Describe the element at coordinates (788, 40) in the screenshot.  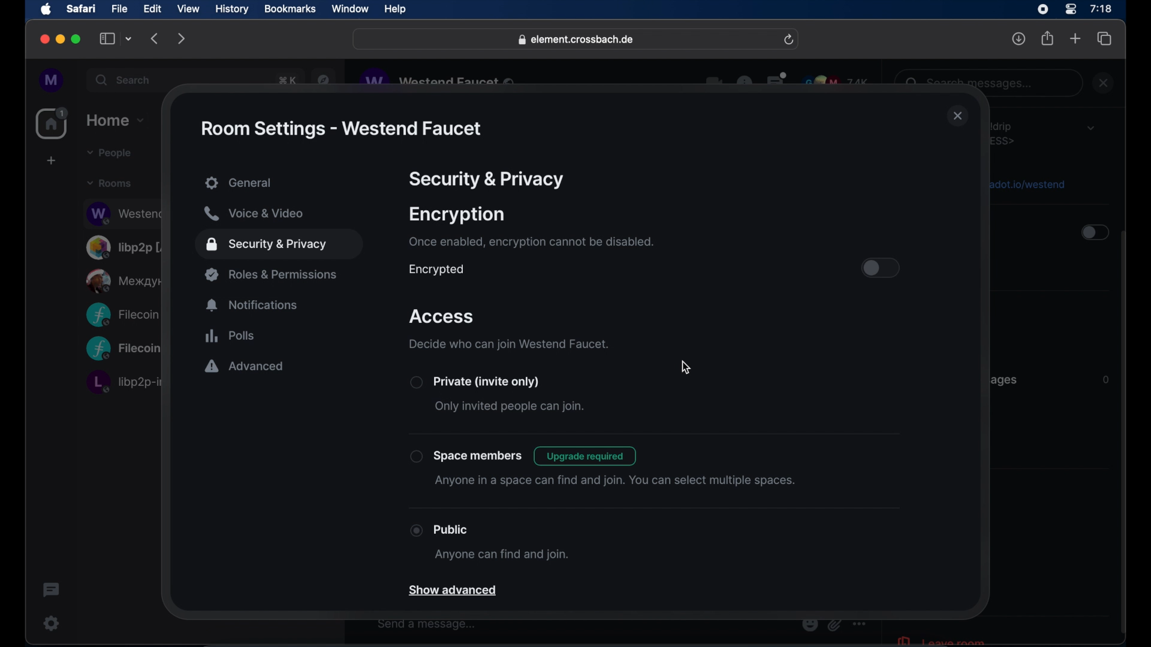
I see `refresh` at that location.